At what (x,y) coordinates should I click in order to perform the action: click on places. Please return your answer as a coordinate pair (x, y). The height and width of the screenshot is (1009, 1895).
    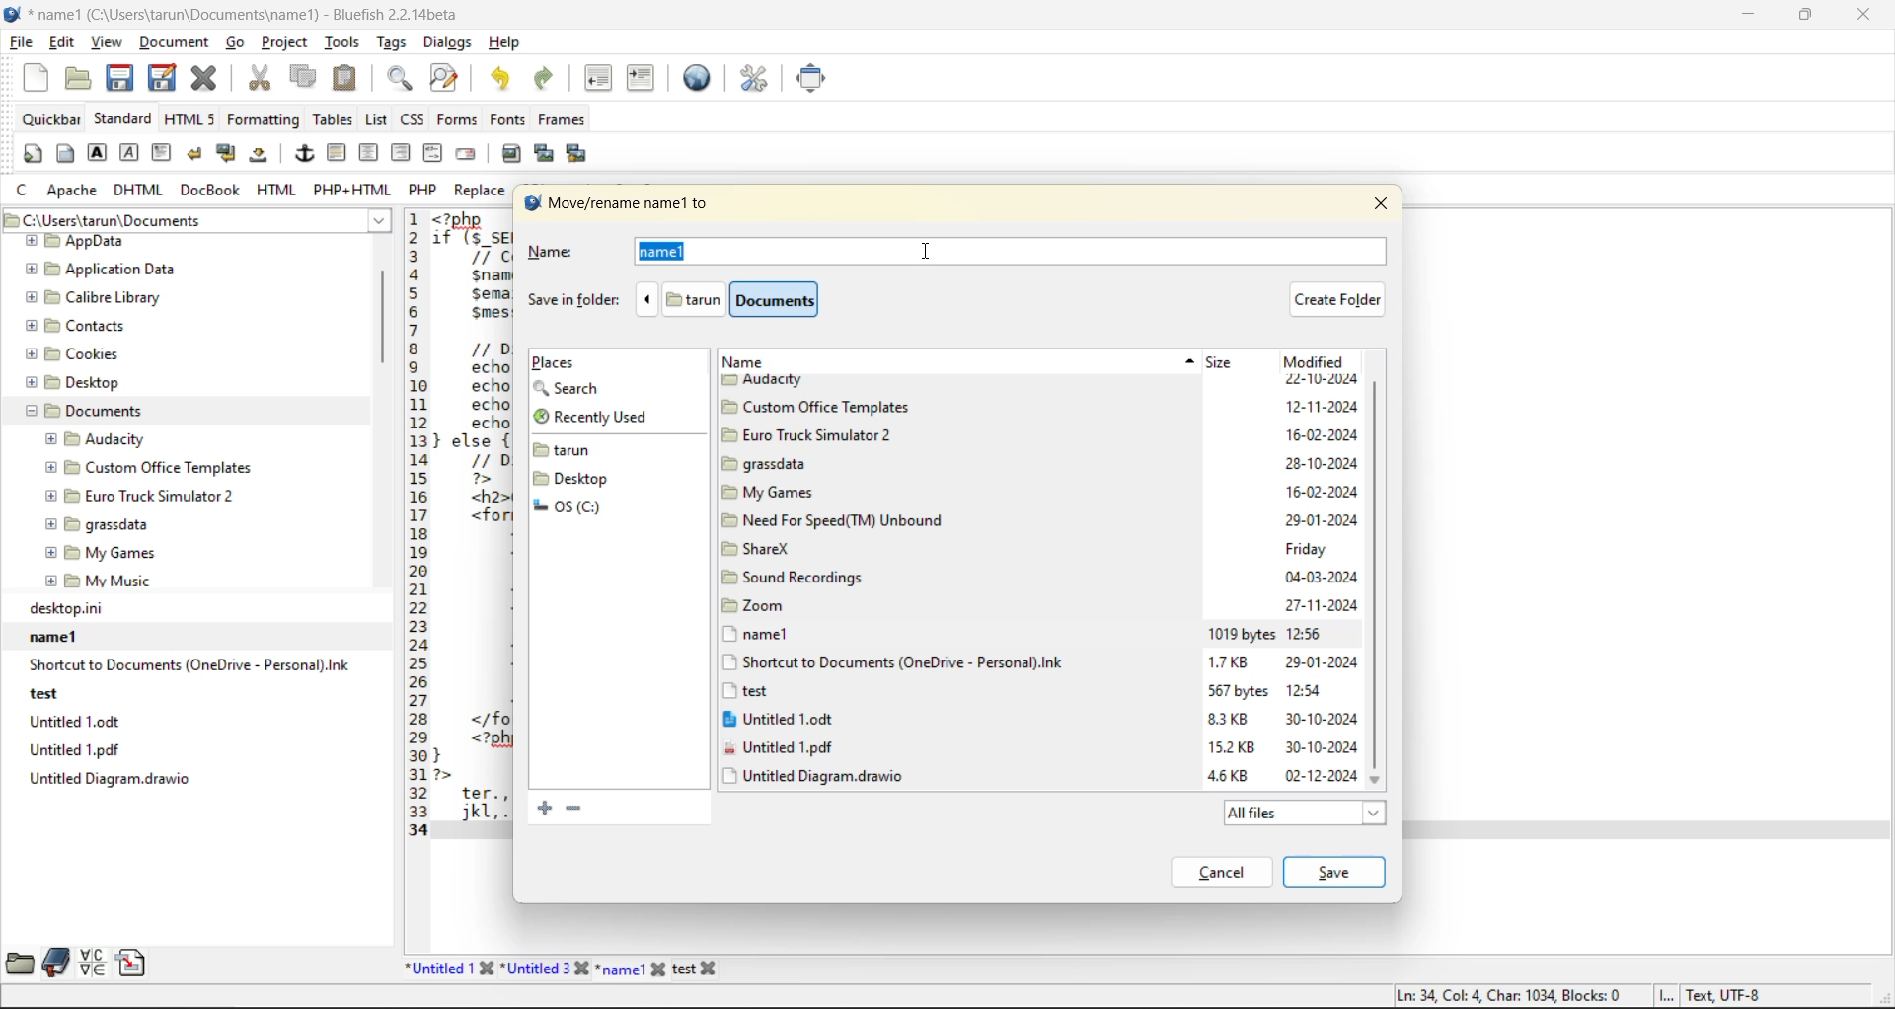
    Looking at the image, I should click on (567, 363).